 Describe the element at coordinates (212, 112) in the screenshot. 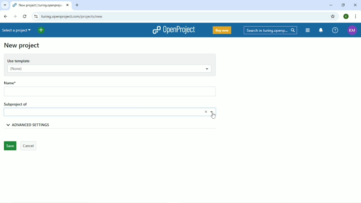

I see `Choose` at that location.